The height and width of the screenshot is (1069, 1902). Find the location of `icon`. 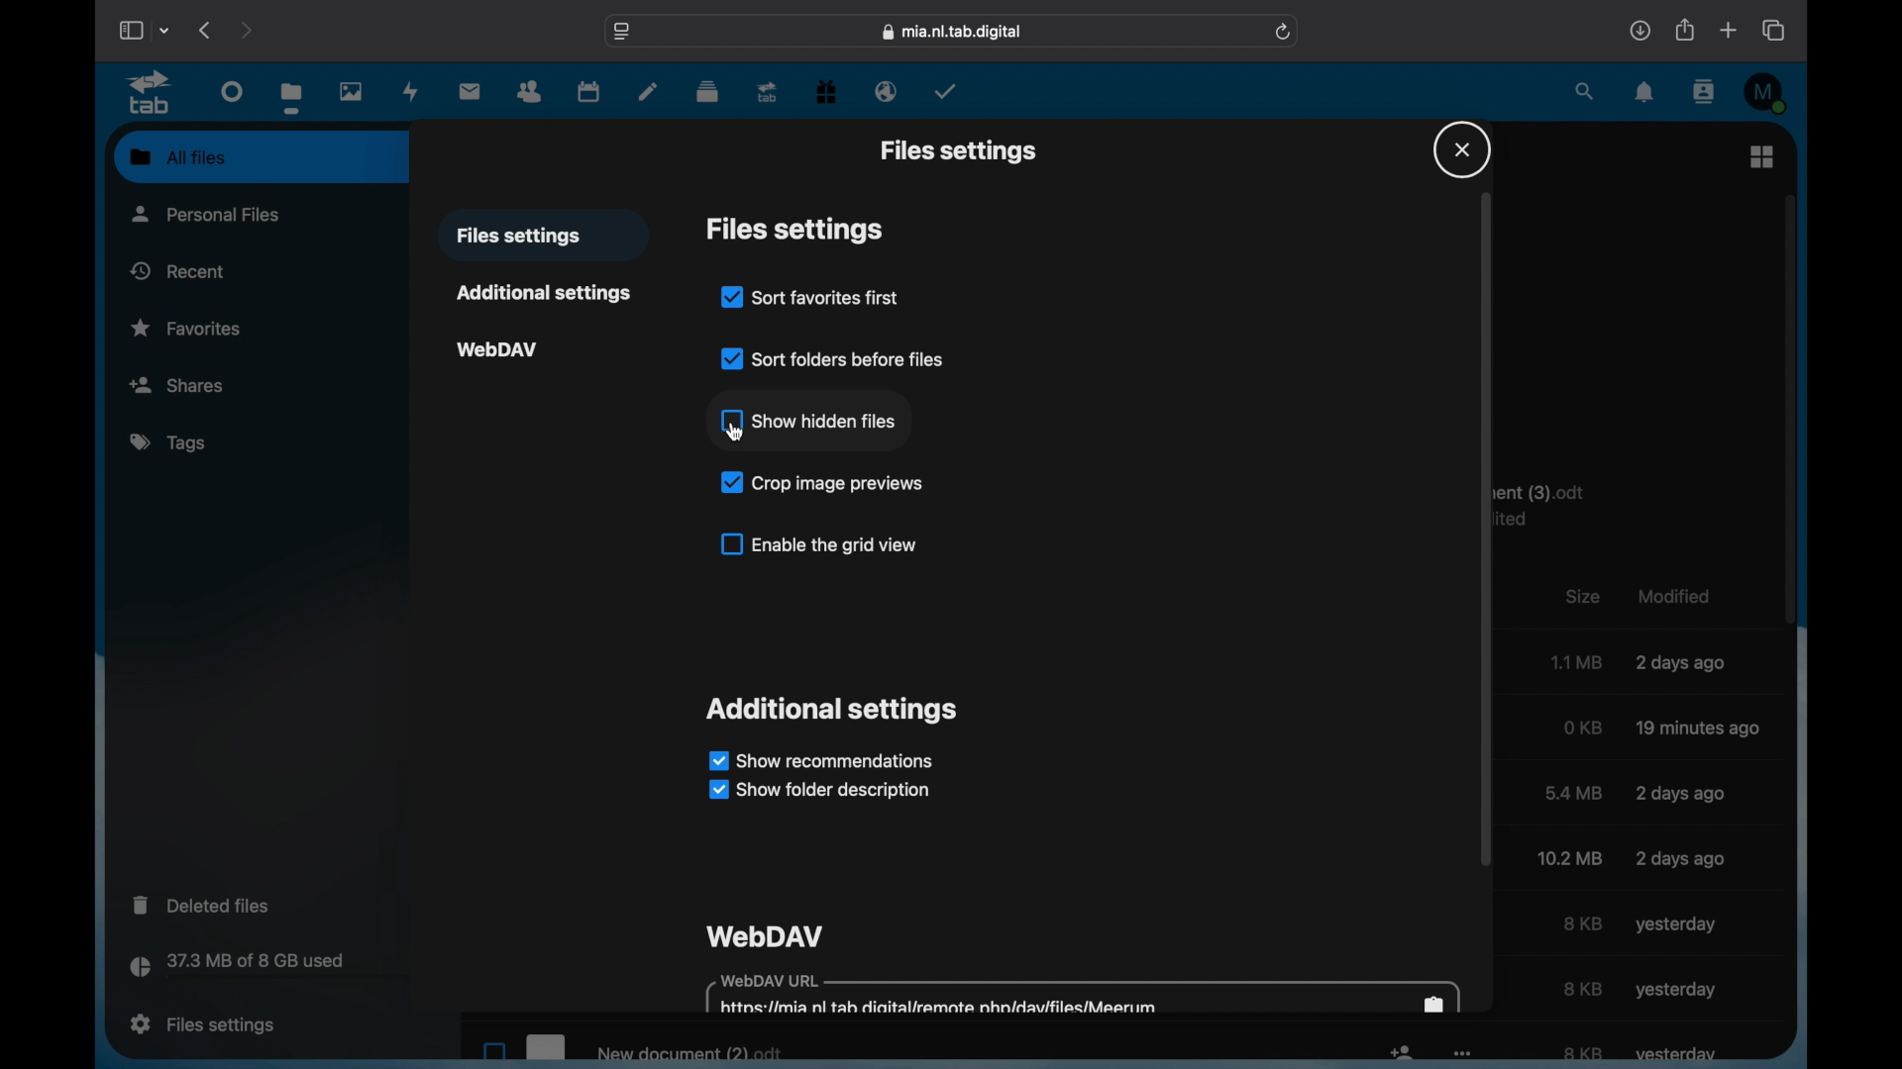

icon is located at coordinates (1406, 1054).